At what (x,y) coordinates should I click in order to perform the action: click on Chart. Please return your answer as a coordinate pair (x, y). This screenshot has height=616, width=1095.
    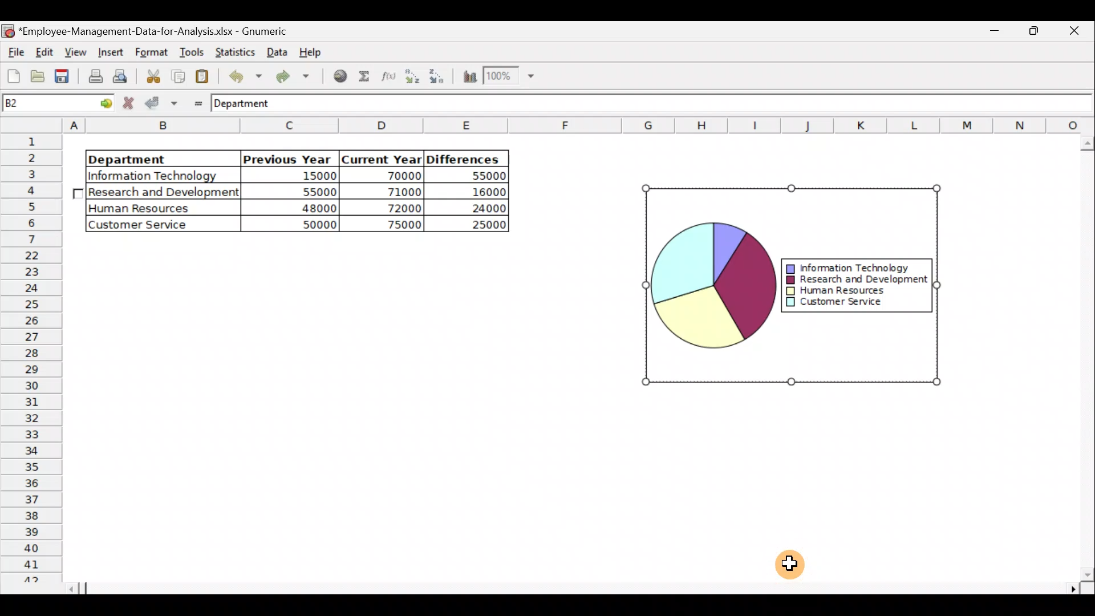
    Looking at the image, I should click on (707, 283).